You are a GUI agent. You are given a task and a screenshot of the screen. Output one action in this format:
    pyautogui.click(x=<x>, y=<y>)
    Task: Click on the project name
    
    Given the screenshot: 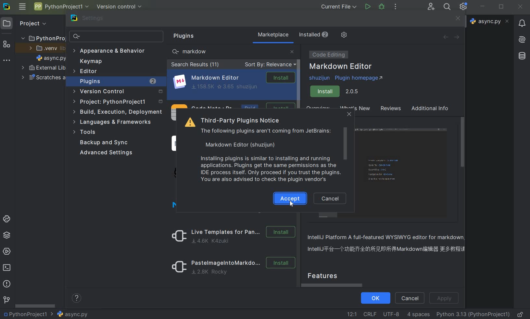 What is the action you would take?
    pyautogui.click(x=61, y=6)
    